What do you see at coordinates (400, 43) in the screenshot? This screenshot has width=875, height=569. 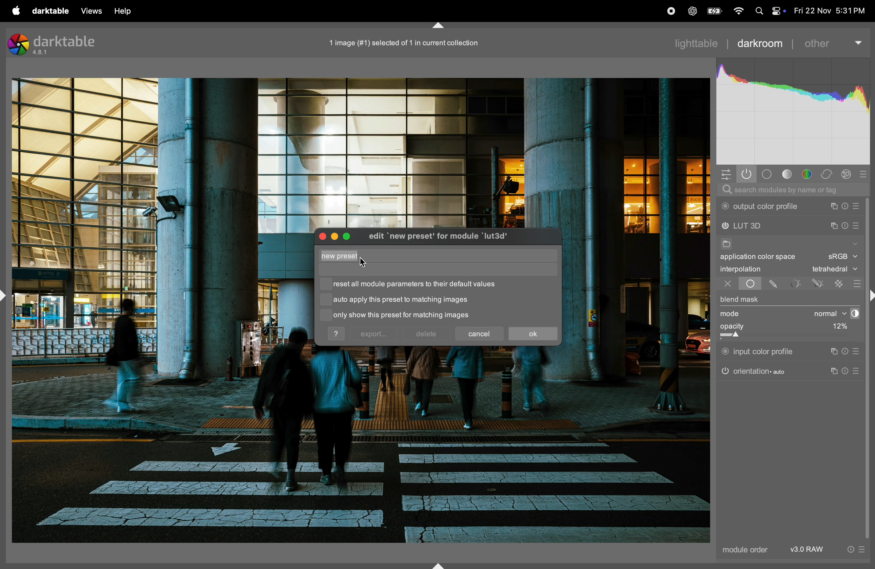 I see `image` at bounding box center [400, 43].